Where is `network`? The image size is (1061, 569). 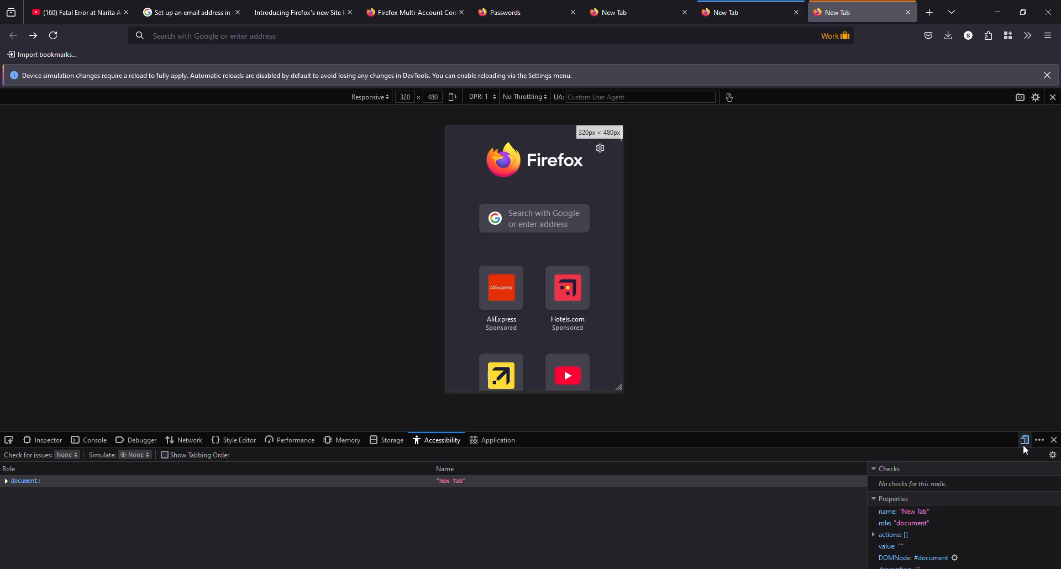
network is located at coordinates (184, 440).